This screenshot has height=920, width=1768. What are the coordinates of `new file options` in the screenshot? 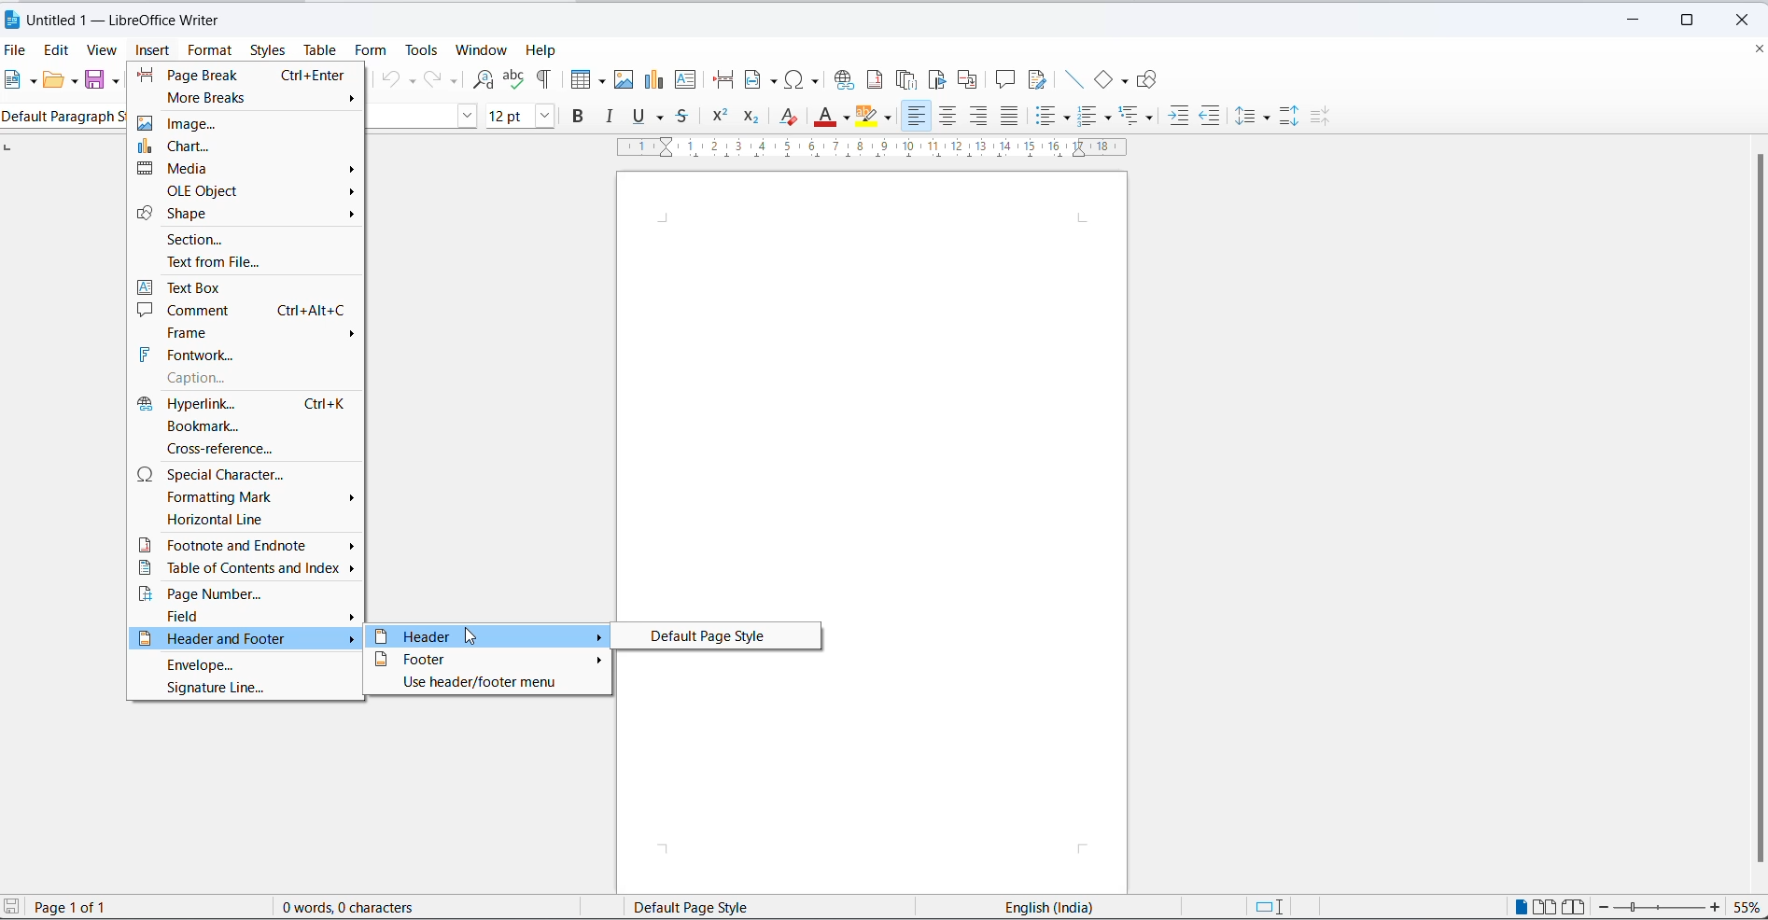 It's located at (32, 80).